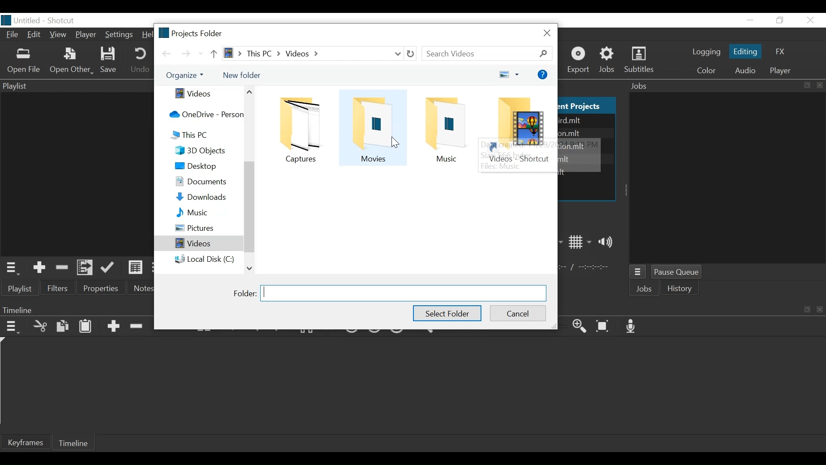  I want to click on Editing, so click(744, 51).